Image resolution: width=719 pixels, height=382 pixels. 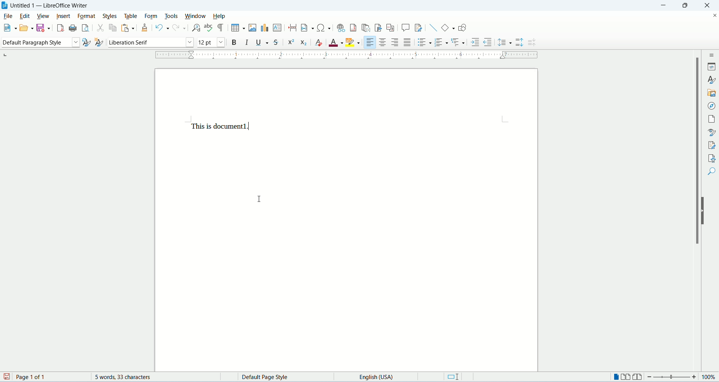 What do you see at coordinates (711, 119) in the screenshot?
I see `pages` at bounding box center [711, 119].